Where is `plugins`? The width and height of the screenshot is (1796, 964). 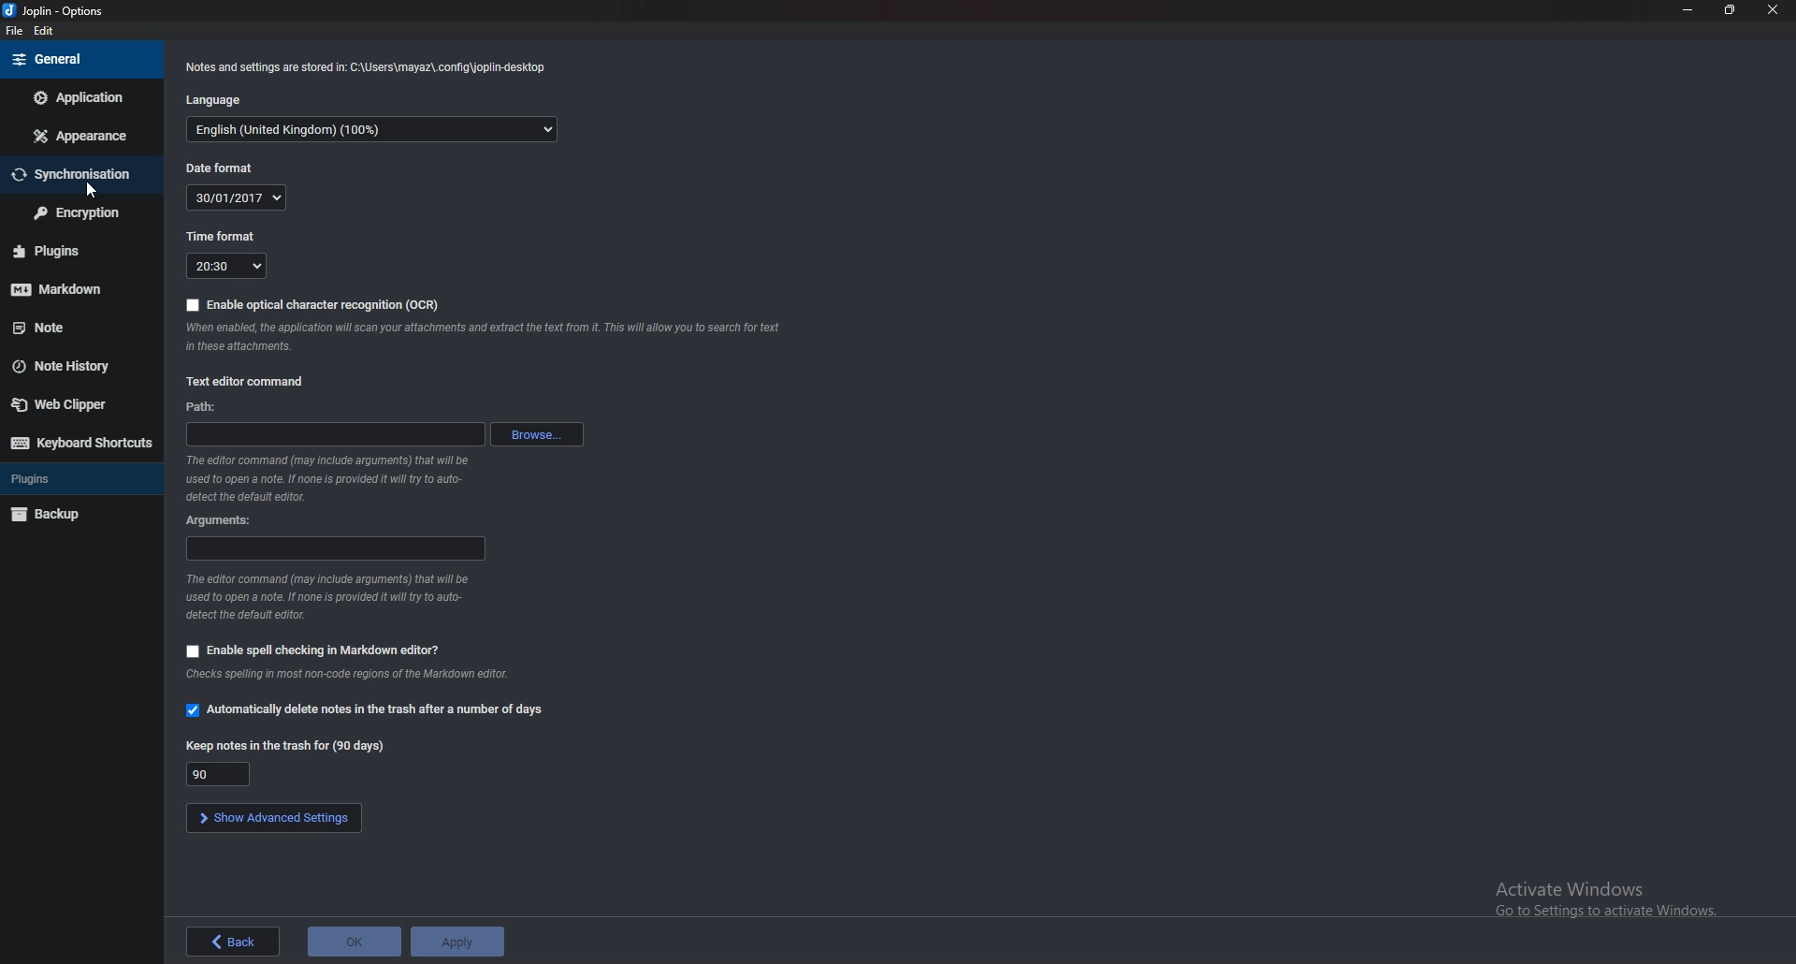 plugins is located at coordinates (76, 251).